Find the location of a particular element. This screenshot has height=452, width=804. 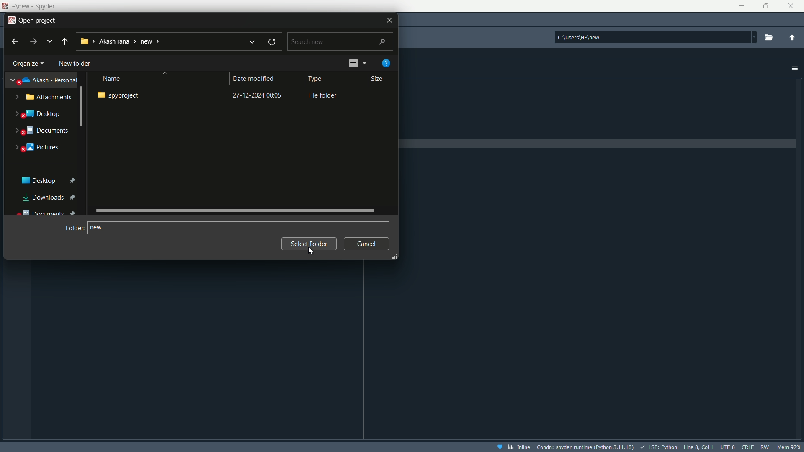

file encoding is located at coordinates (727, 446).